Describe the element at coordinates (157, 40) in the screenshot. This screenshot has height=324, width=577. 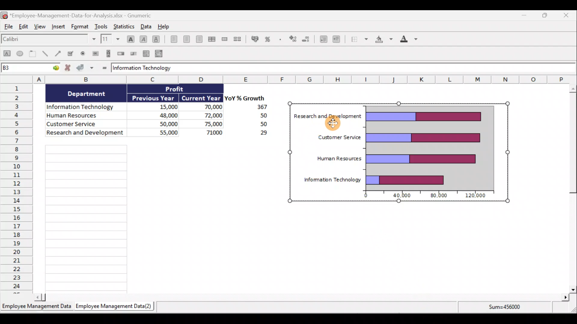
I see `Underline` at that location.